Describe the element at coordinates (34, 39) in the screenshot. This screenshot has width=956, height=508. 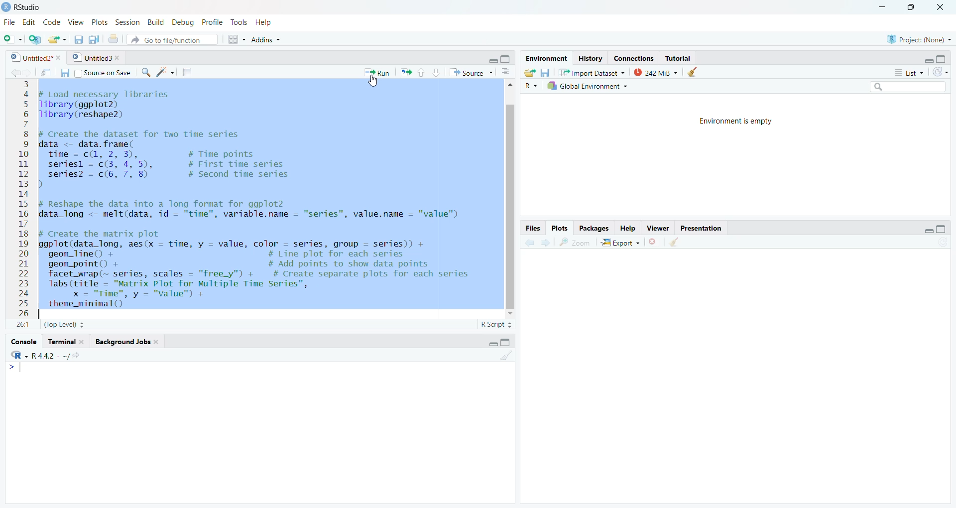
I see `create a project` at that location.